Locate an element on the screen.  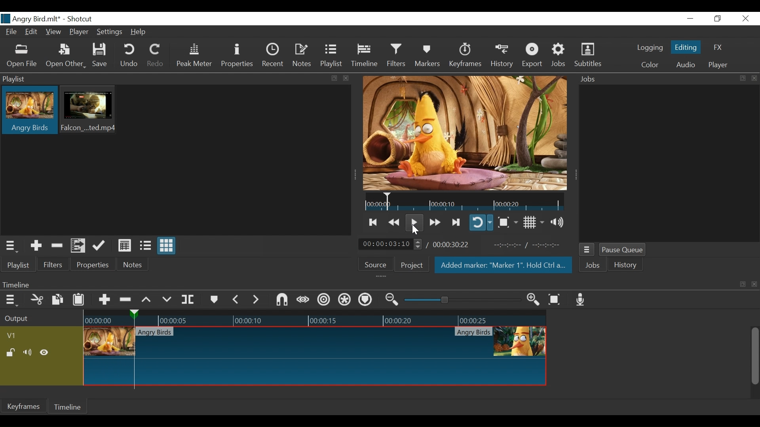
Timeline is located at coordinates (365, 57).